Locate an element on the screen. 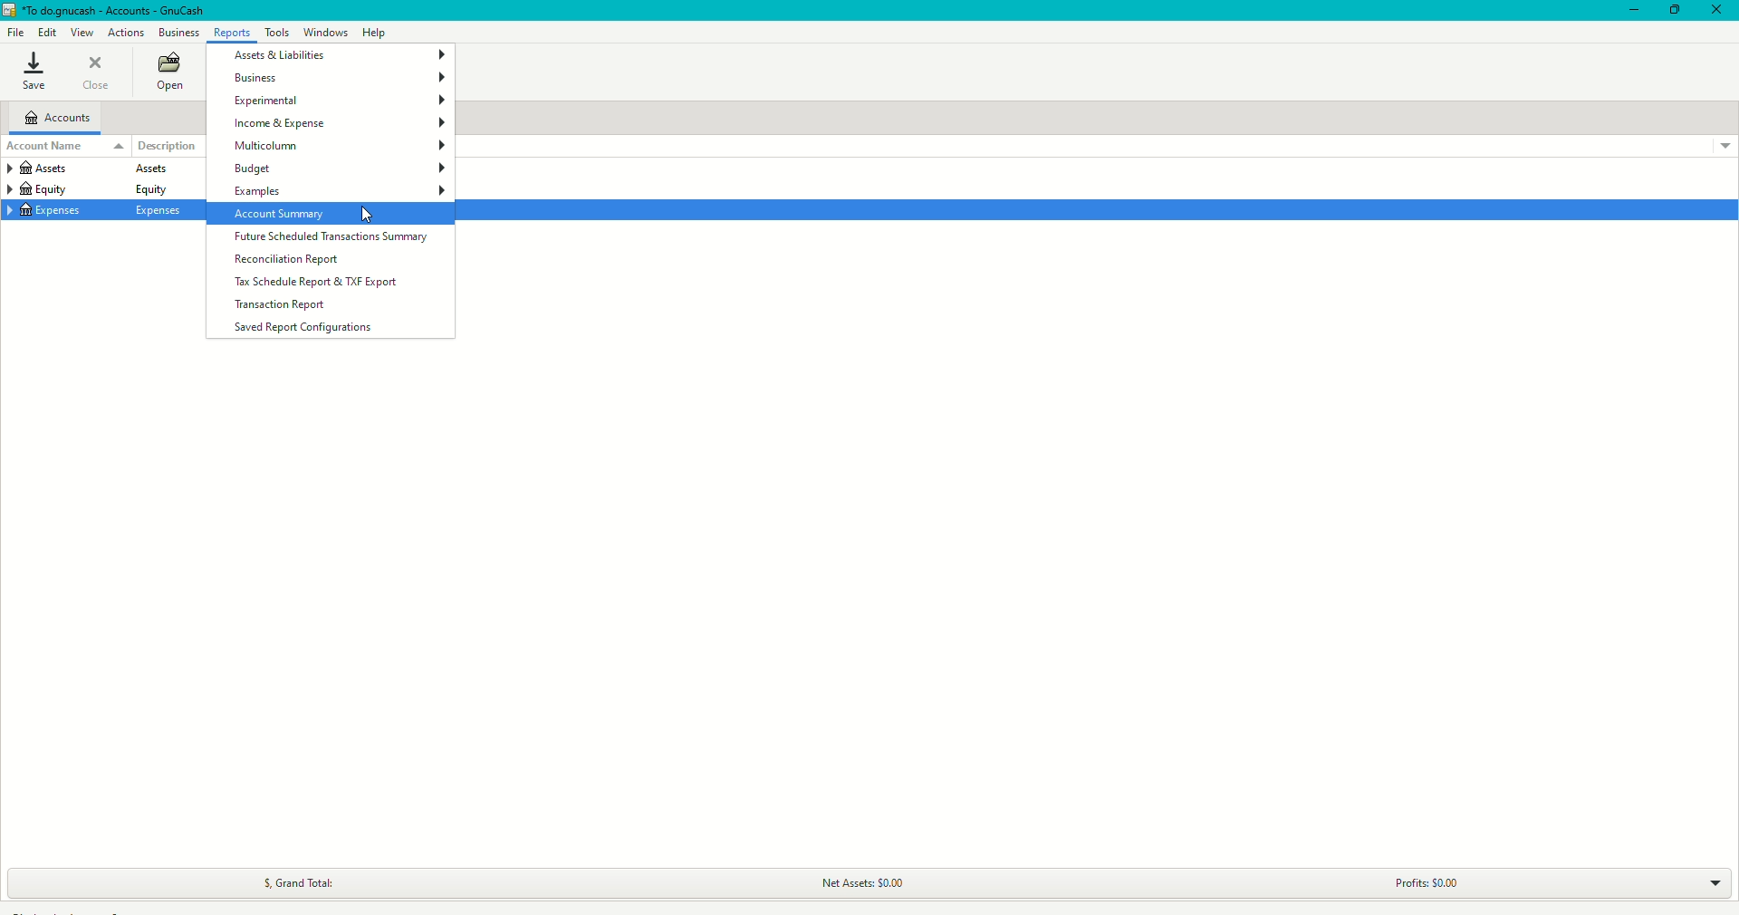  Minimize is located at coordinates (1630, 12).